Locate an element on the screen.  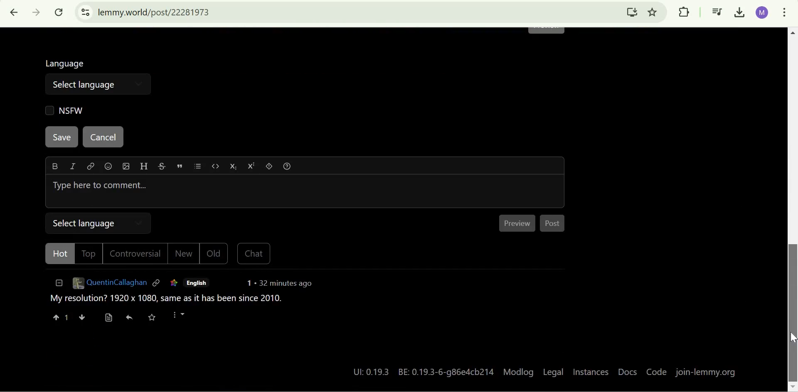
Legal is located at coordinates (553, 371).